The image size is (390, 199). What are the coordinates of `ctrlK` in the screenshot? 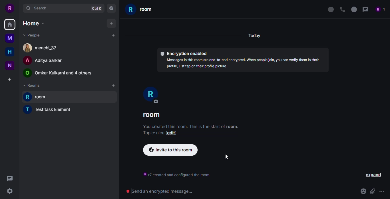 It's located at (96, 9).